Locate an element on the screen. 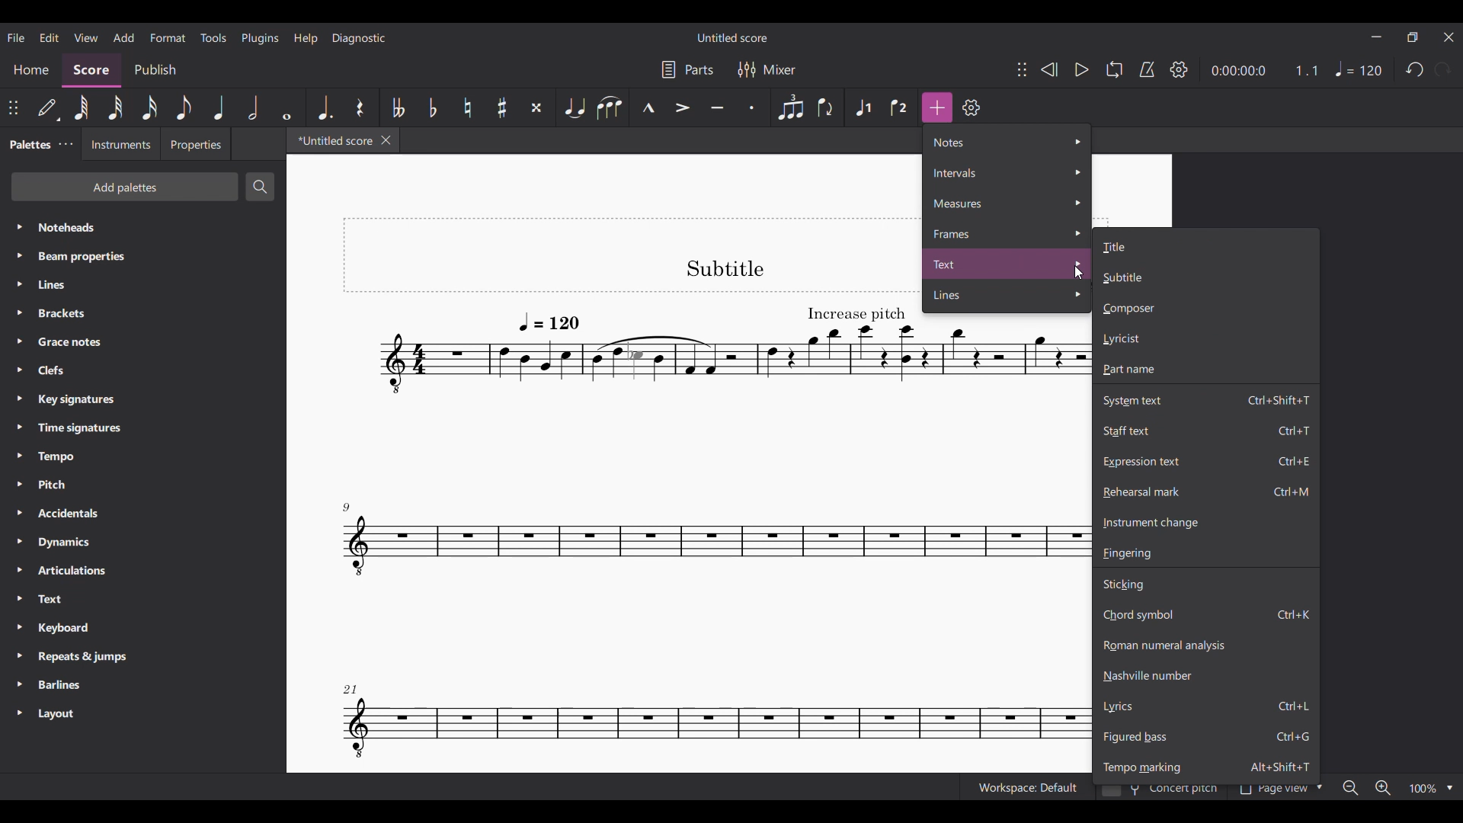 Image resolution: width=1463 pixels, height=823 pixels. Tenuto is located at coordinates (717, 107).